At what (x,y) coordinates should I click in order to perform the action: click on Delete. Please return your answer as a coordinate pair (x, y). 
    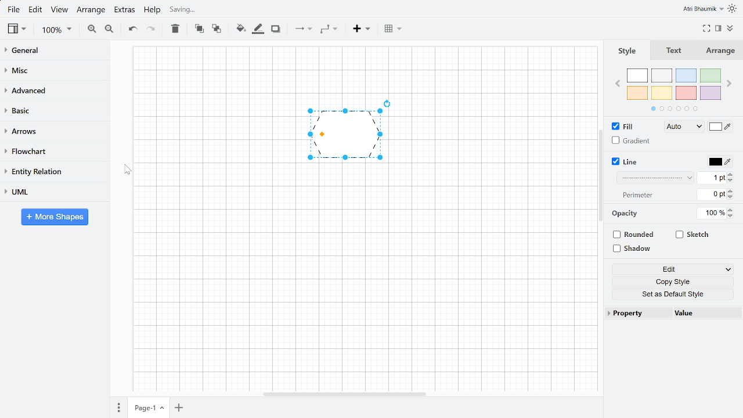
    Looking at the image, I should click on (175, 30).